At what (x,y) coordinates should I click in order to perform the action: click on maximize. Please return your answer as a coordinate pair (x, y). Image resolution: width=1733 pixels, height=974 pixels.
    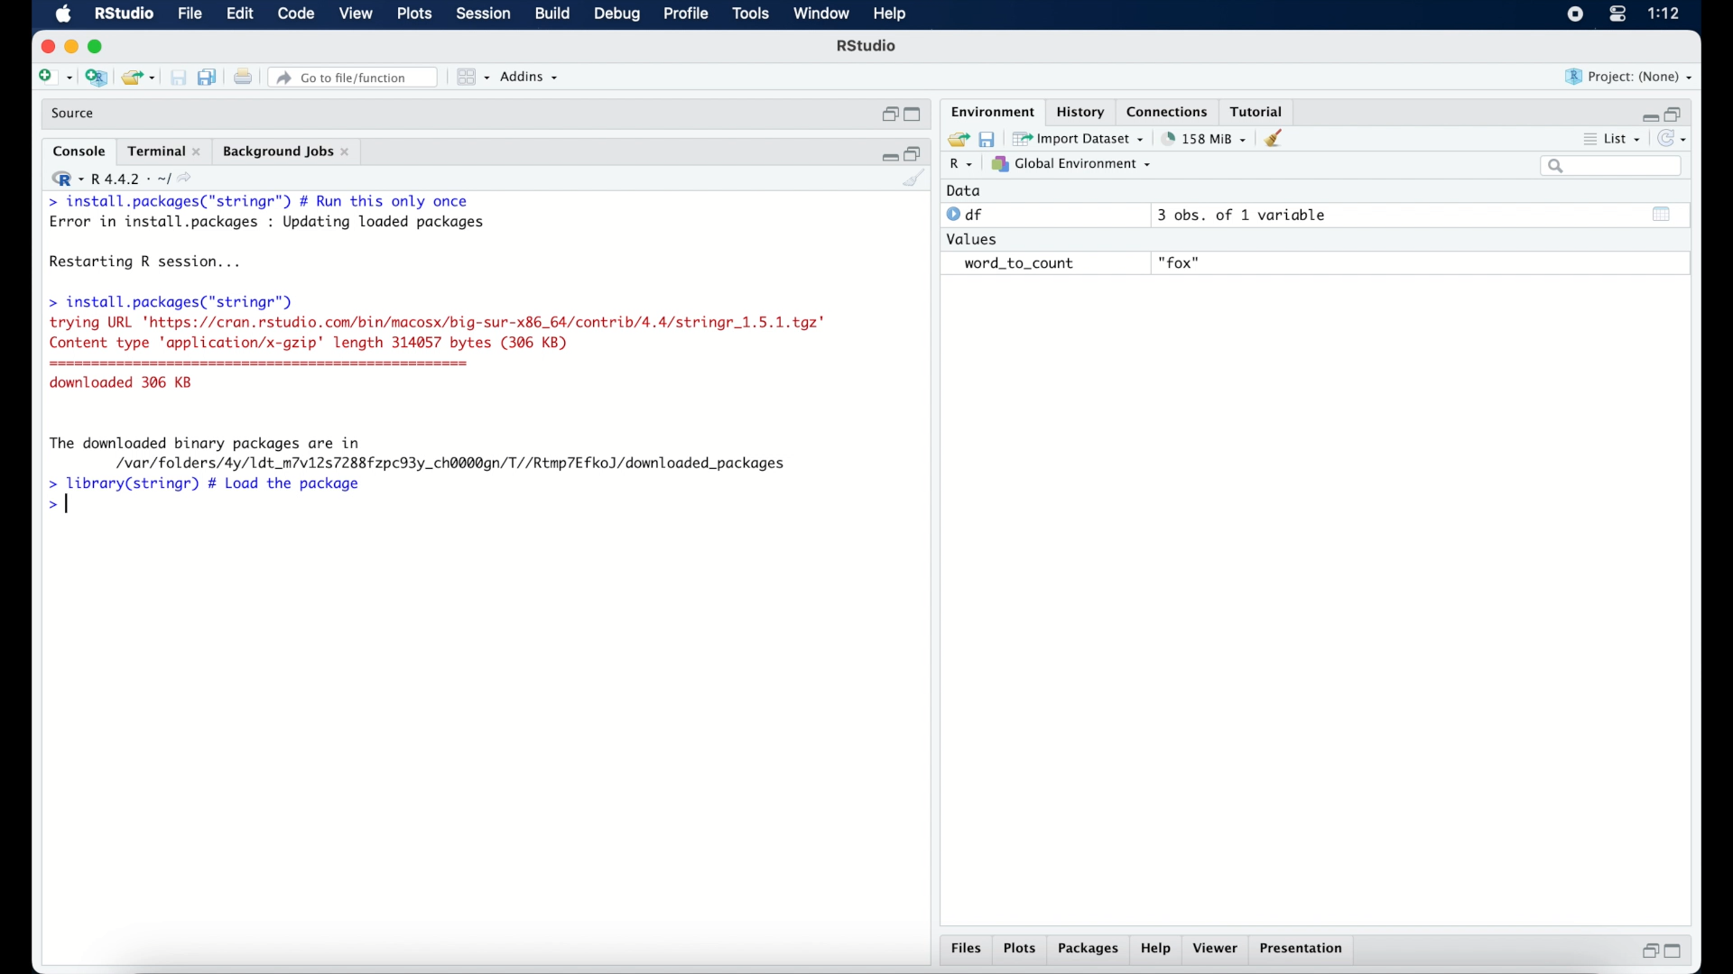
    Looking at the image, I should click on (1677, 951).